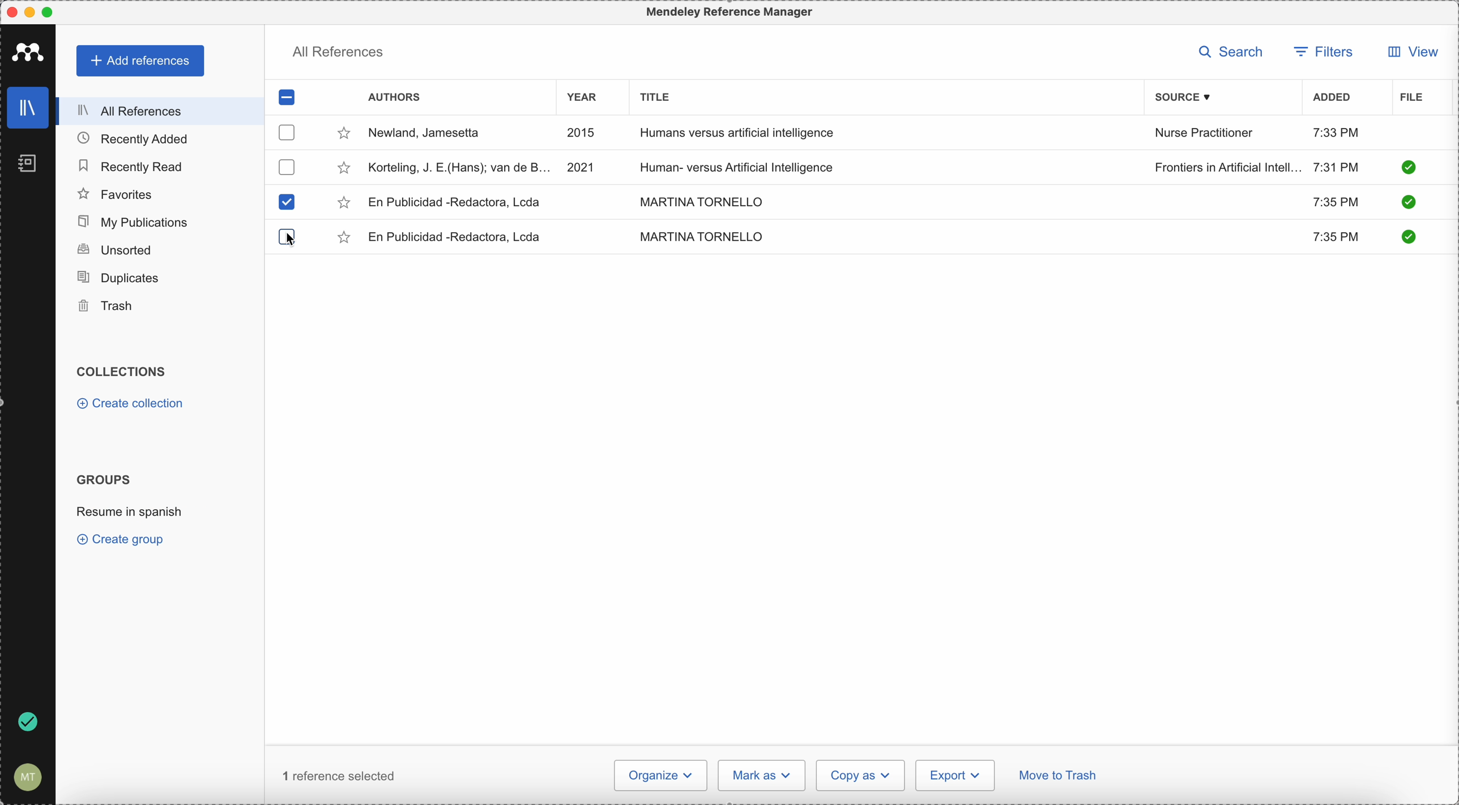 The width and height of the screenshot is (1459, 805). Describe the element at coordinates (123, 539) in the screenshot. I see `create group` at that location.